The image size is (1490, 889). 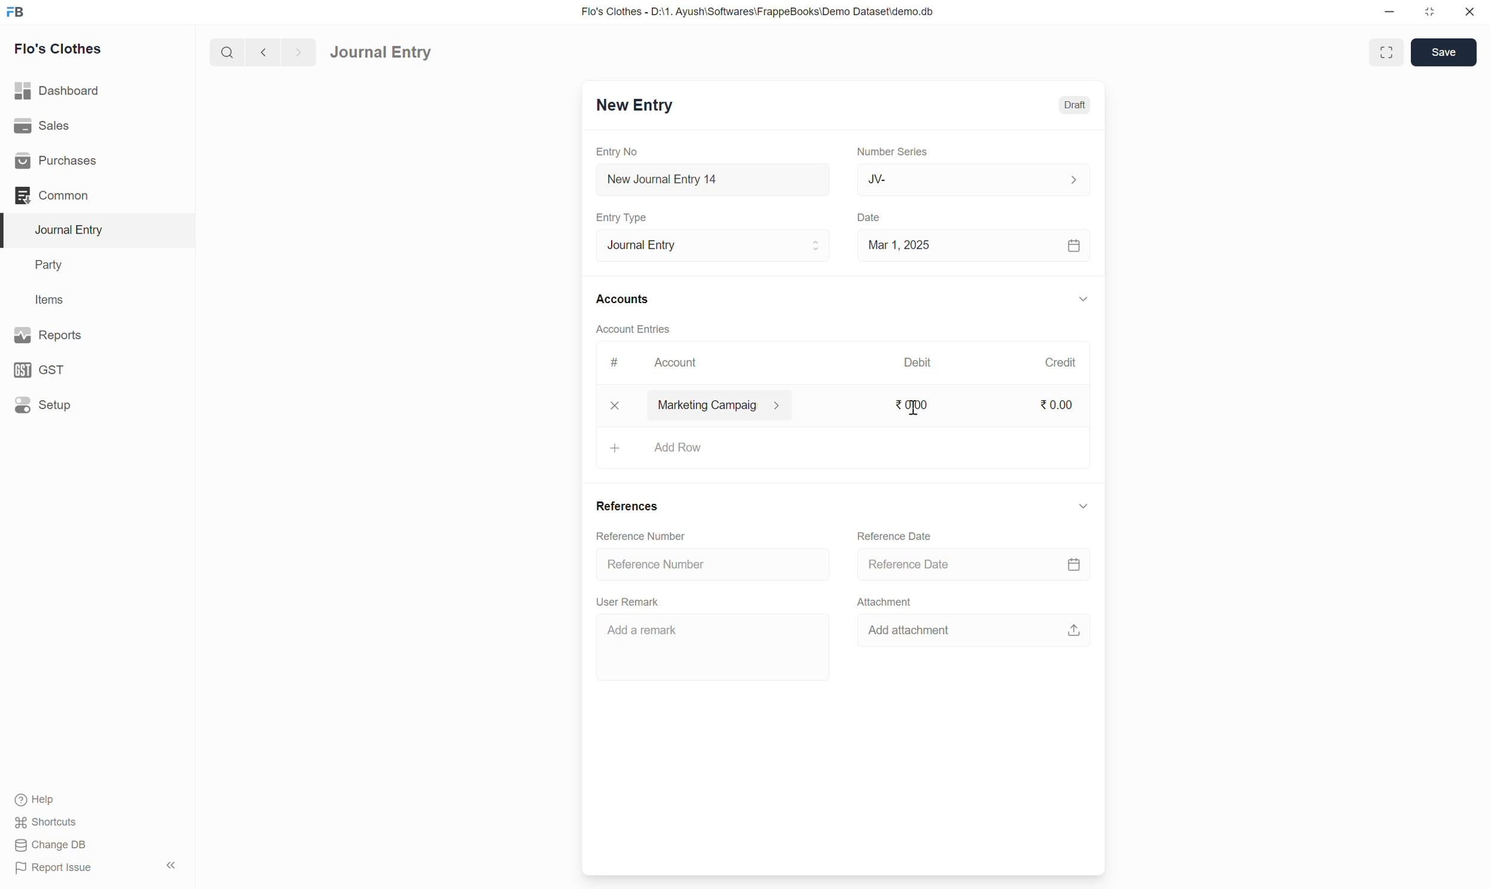 I want to click on Save, so click(x=1444, y=53).